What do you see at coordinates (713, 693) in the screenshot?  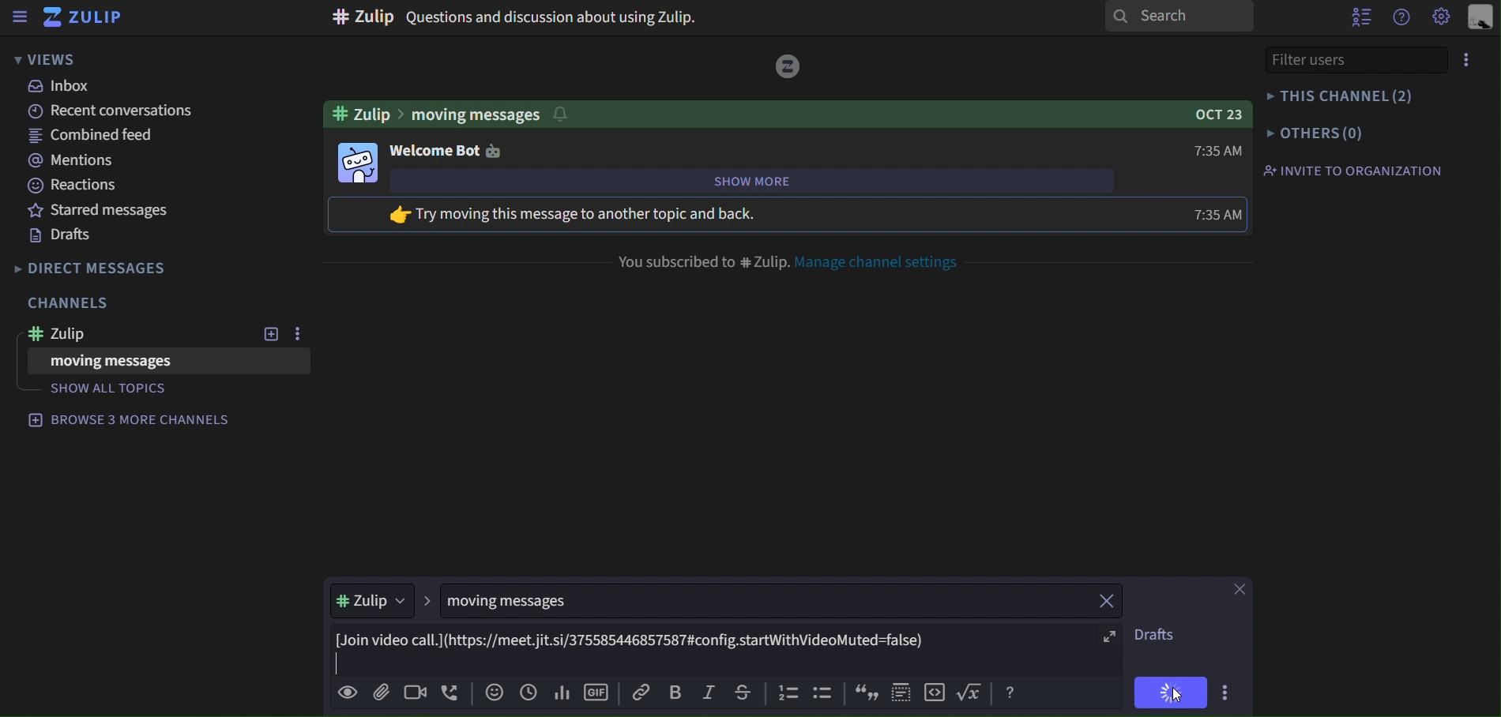 I see `italic` at bounding box center [713, 693].